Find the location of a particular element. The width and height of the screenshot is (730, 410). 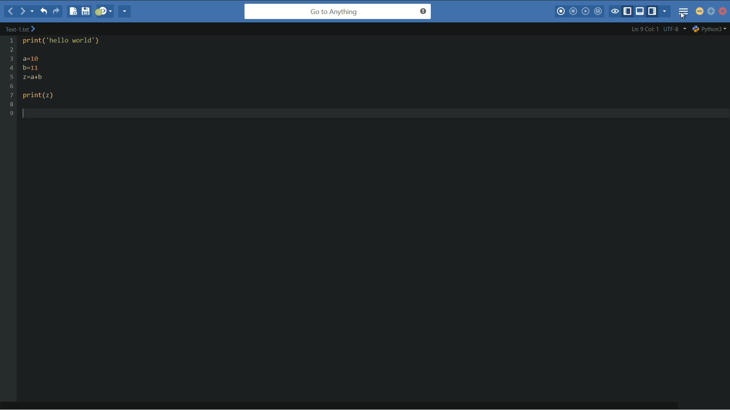

horizontal scroll bar is located at coordinates (344, 402).